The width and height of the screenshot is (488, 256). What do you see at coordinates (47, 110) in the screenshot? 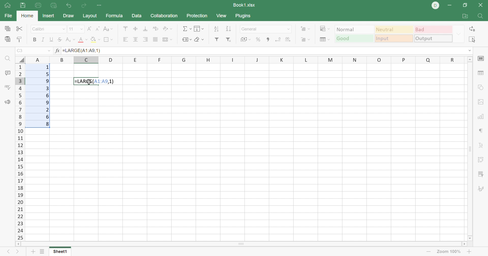
I see `2` at bounding box center [47, 110].